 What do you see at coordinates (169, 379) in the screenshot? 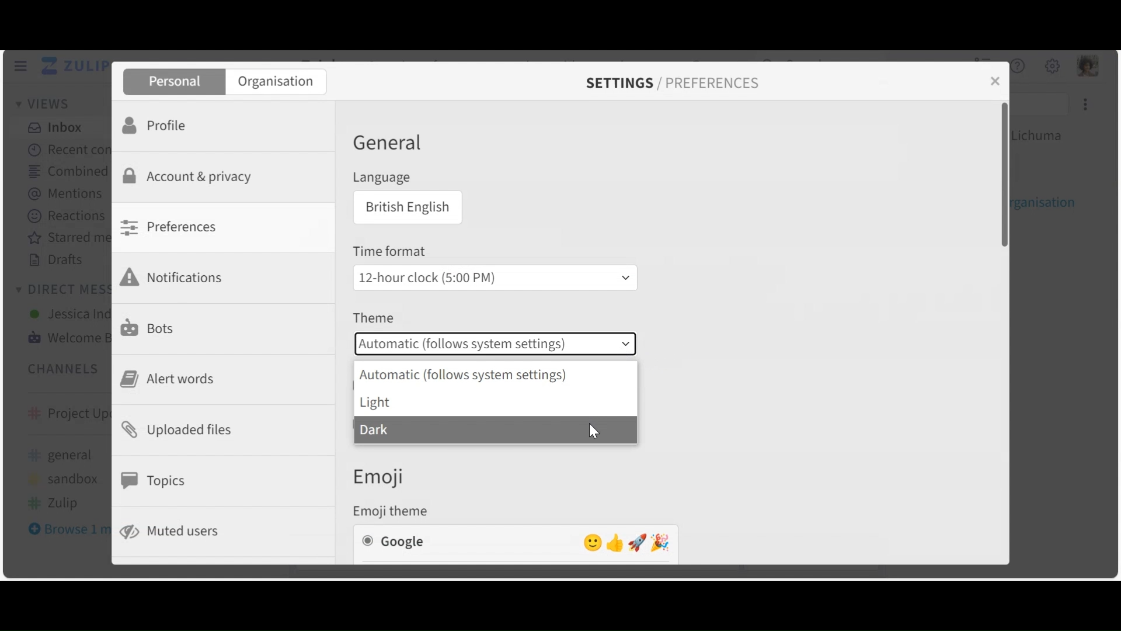
I see `Alert Words` at bounding box center [169, 379].